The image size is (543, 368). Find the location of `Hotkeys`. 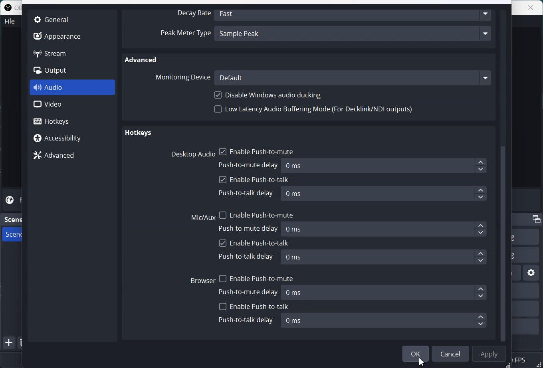

Hotkeys is located at coordinates (73, 121).